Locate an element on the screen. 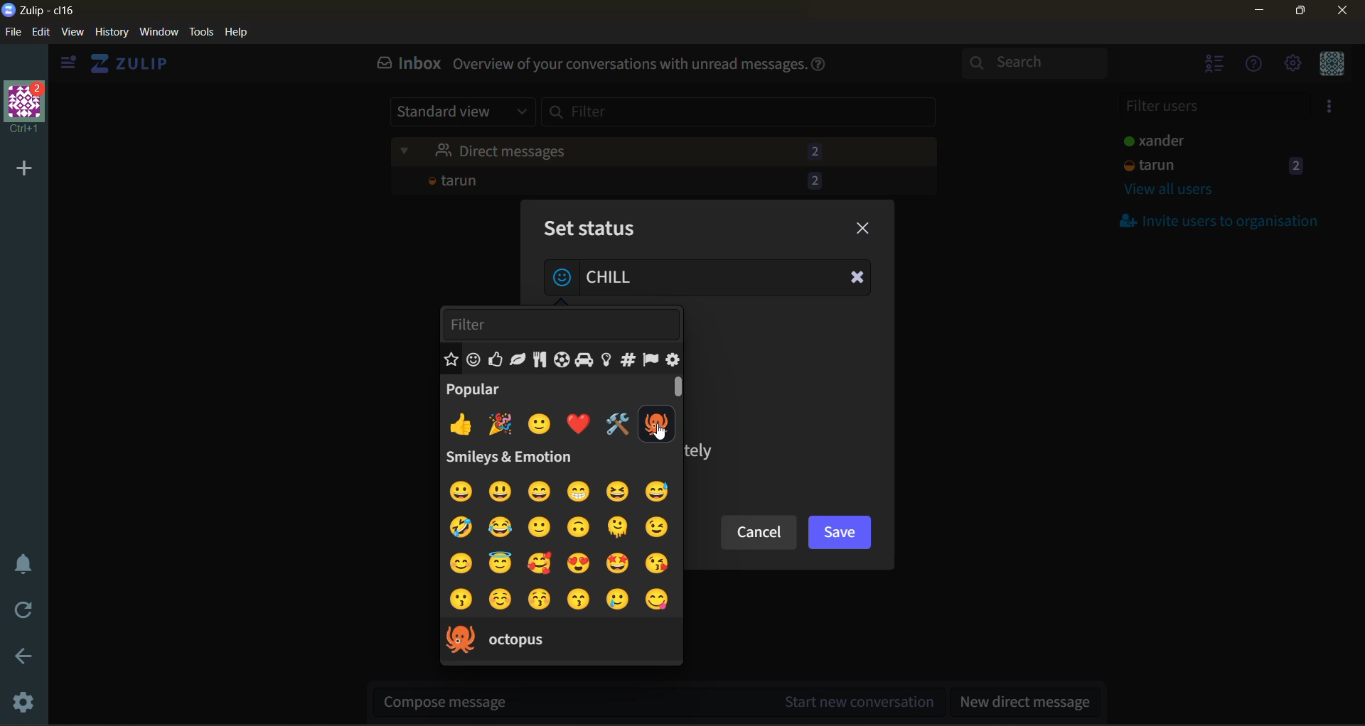  emoji is located at coordinates (619, 563).